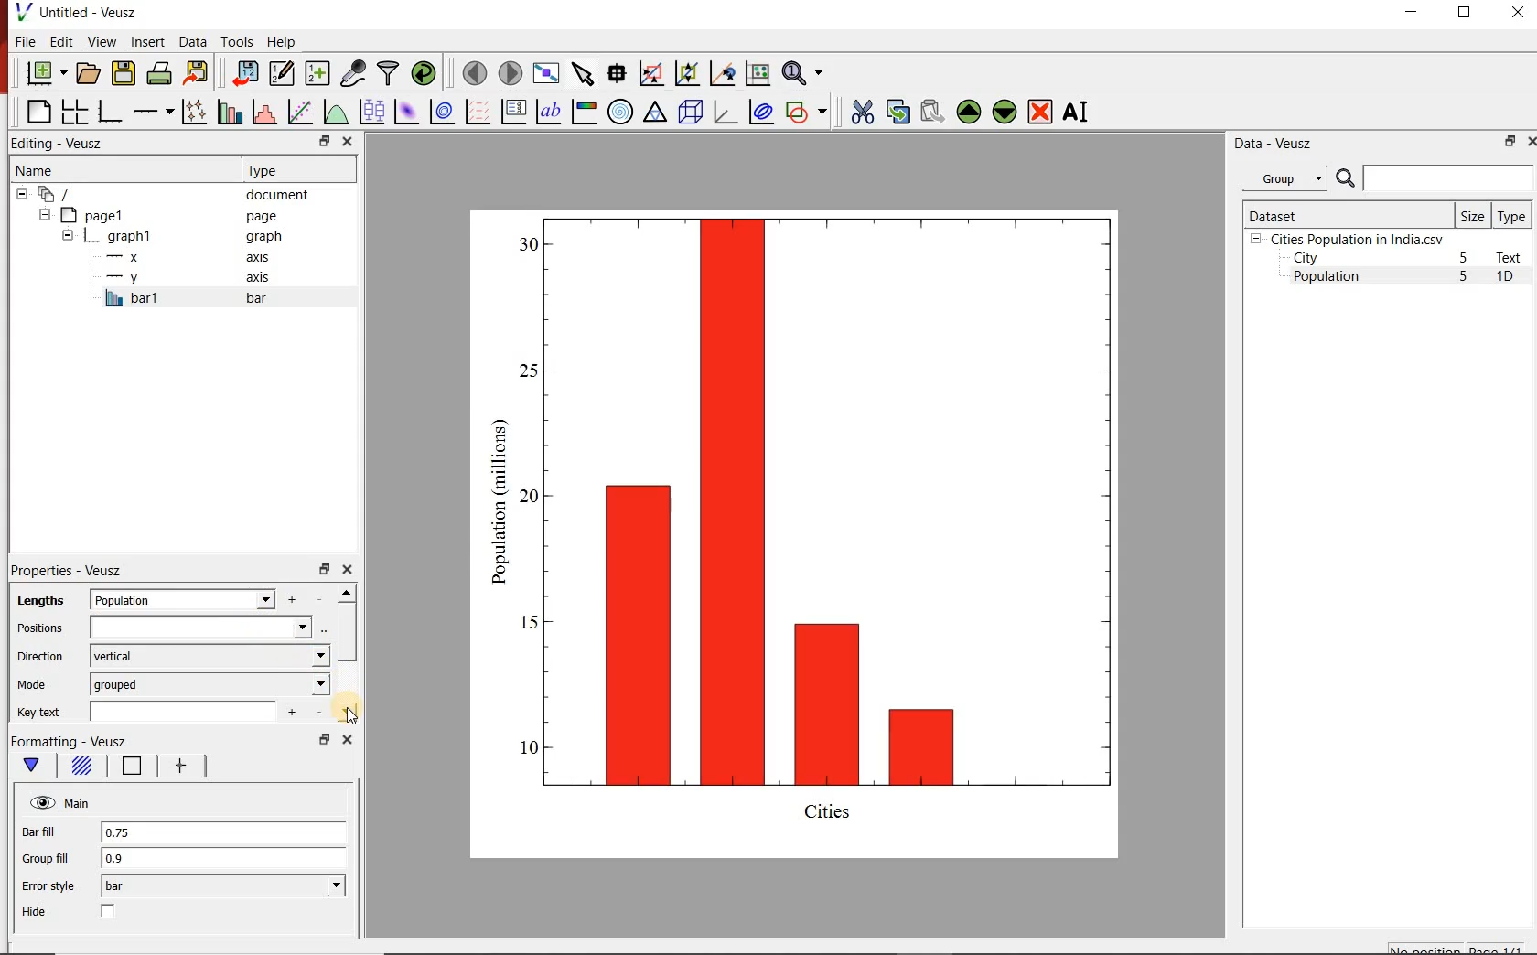 This screenshot has width=1537, height=955. What do you see at coordinates (349, 141) in the screenshot?
I see `close` at bounding box center [349, 141].